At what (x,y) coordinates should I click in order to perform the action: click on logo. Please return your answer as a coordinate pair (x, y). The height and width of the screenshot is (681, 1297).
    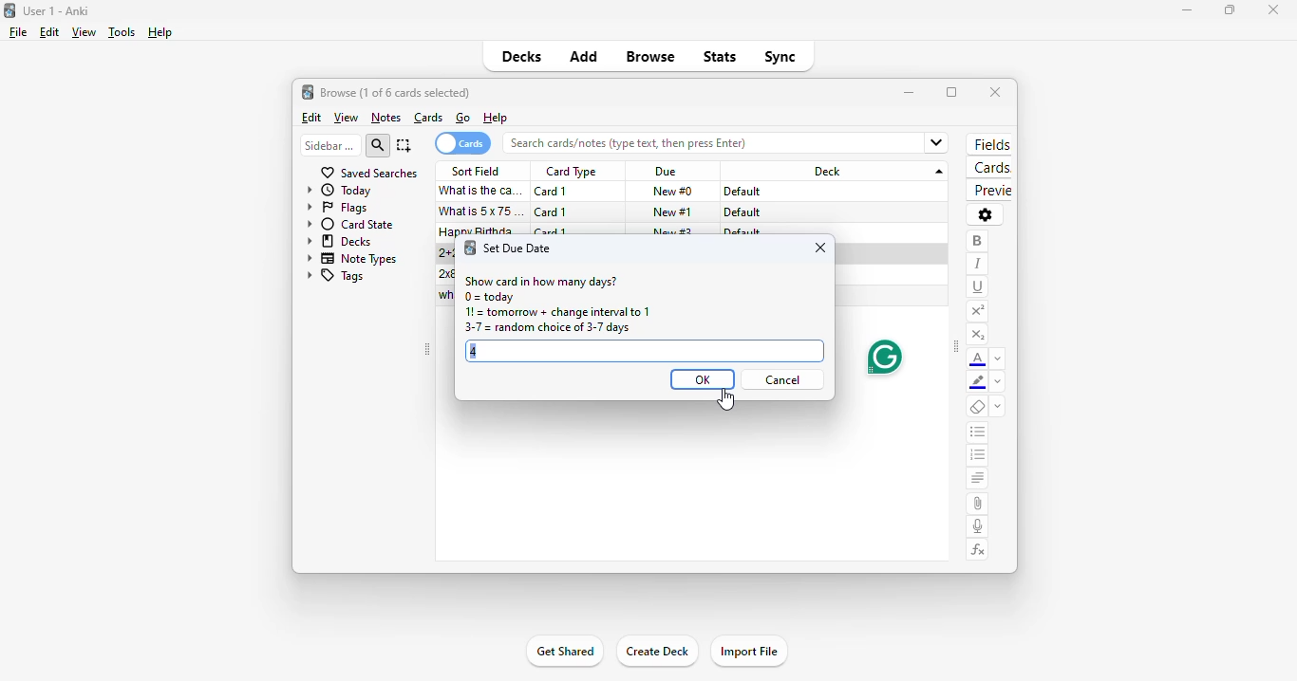
    Looking at the image, I should click on (308, 92).